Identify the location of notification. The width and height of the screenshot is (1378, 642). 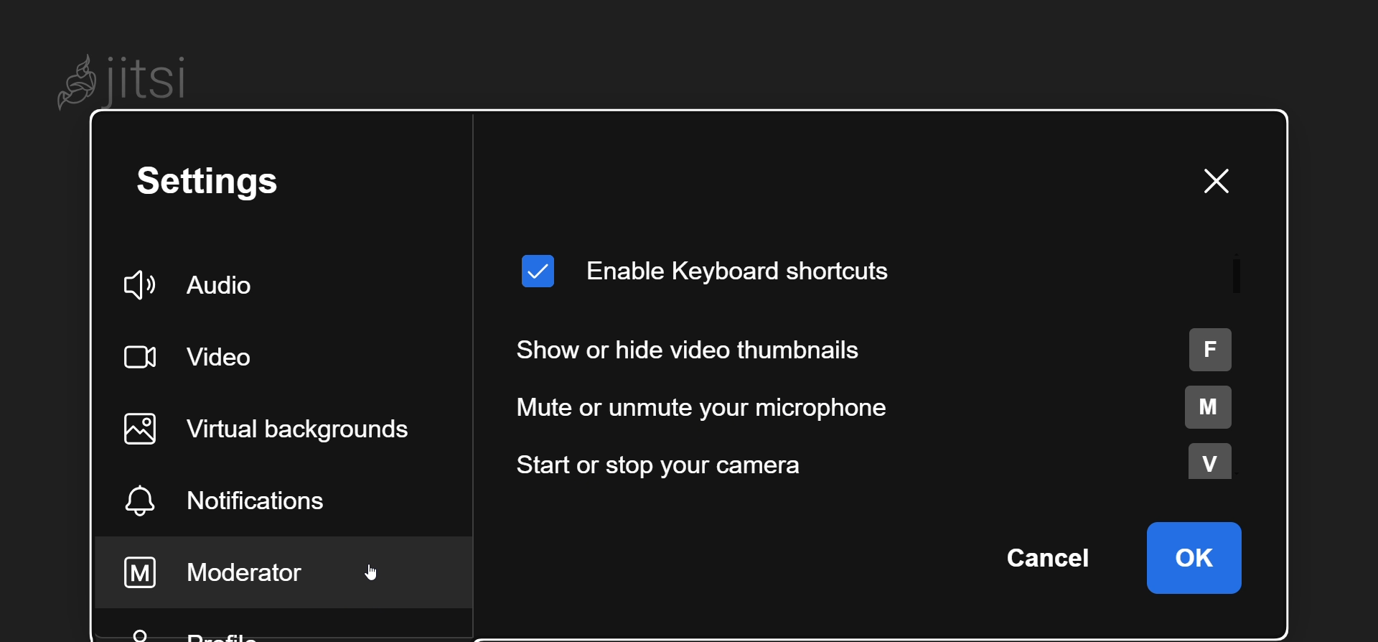
(263, 497).